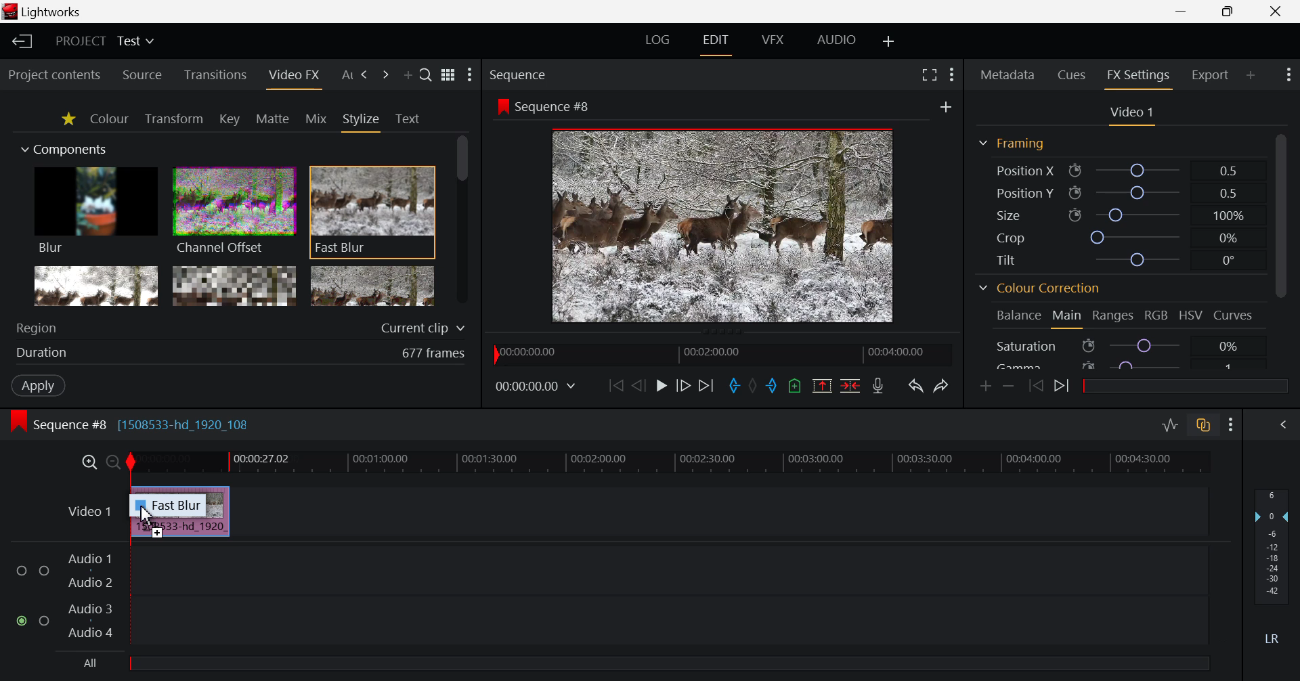 This screenshot has width=1300, height=681. Describe the element at coordinates (142, 426) in the screenshot. I see `Sequence #8 [1508533-hd_1920_108` at that location.